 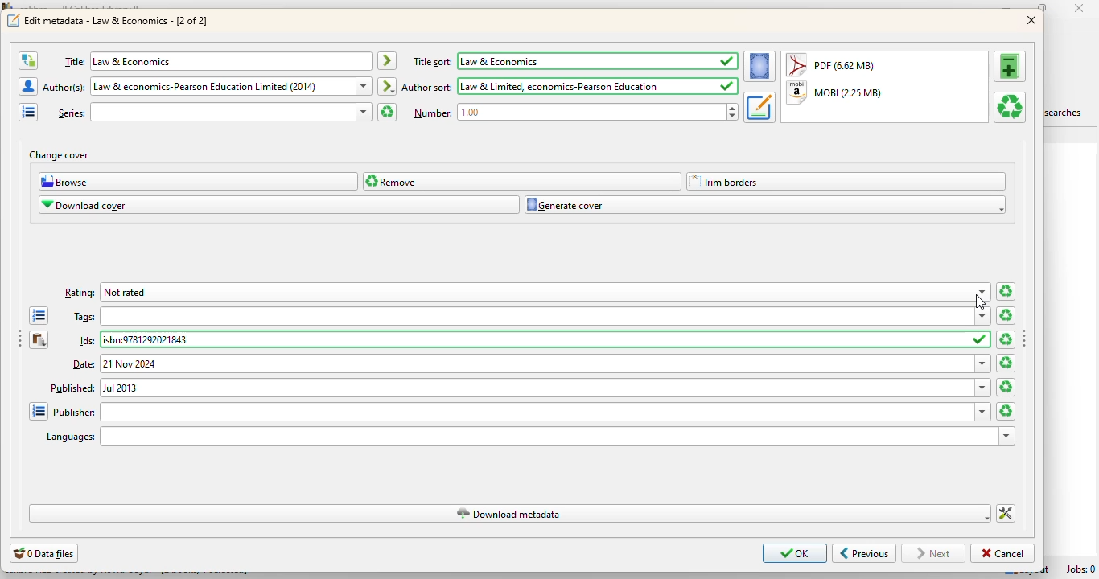 I want to click on download metadata, so click(x=510, y=513).